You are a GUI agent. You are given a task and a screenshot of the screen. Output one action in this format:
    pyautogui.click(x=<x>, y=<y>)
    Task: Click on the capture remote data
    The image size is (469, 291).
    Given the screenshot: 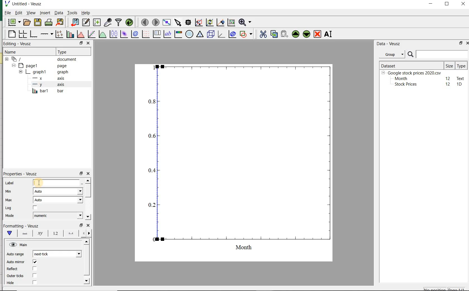 What is the action you would take?
    pyautogui.click(x=108, y=23)
    